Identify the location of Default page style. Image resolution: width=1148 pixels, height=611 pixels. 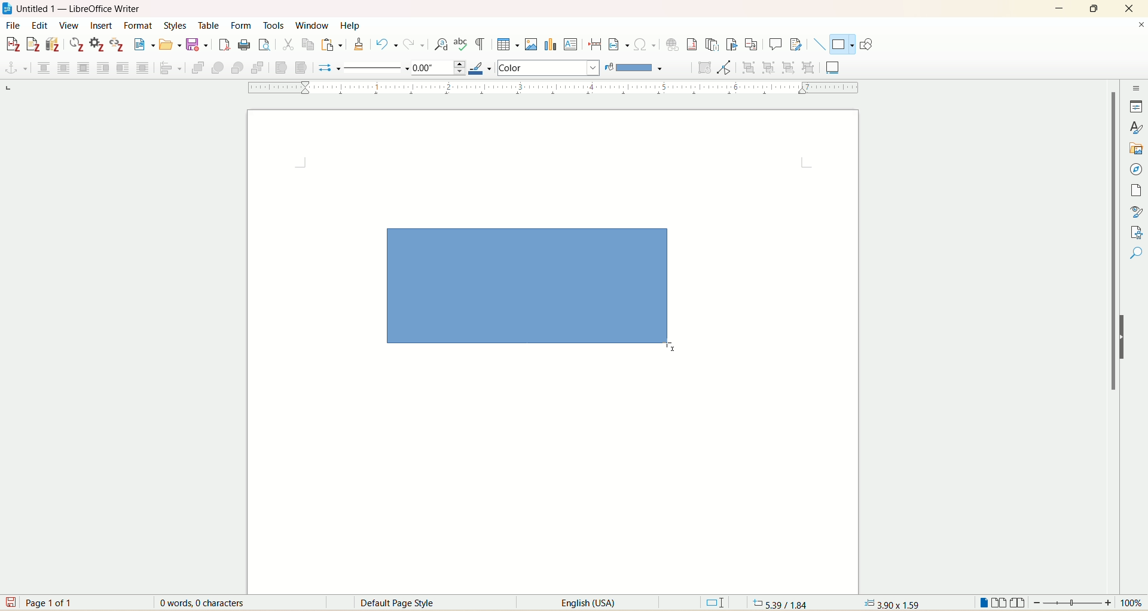
(407, 603).